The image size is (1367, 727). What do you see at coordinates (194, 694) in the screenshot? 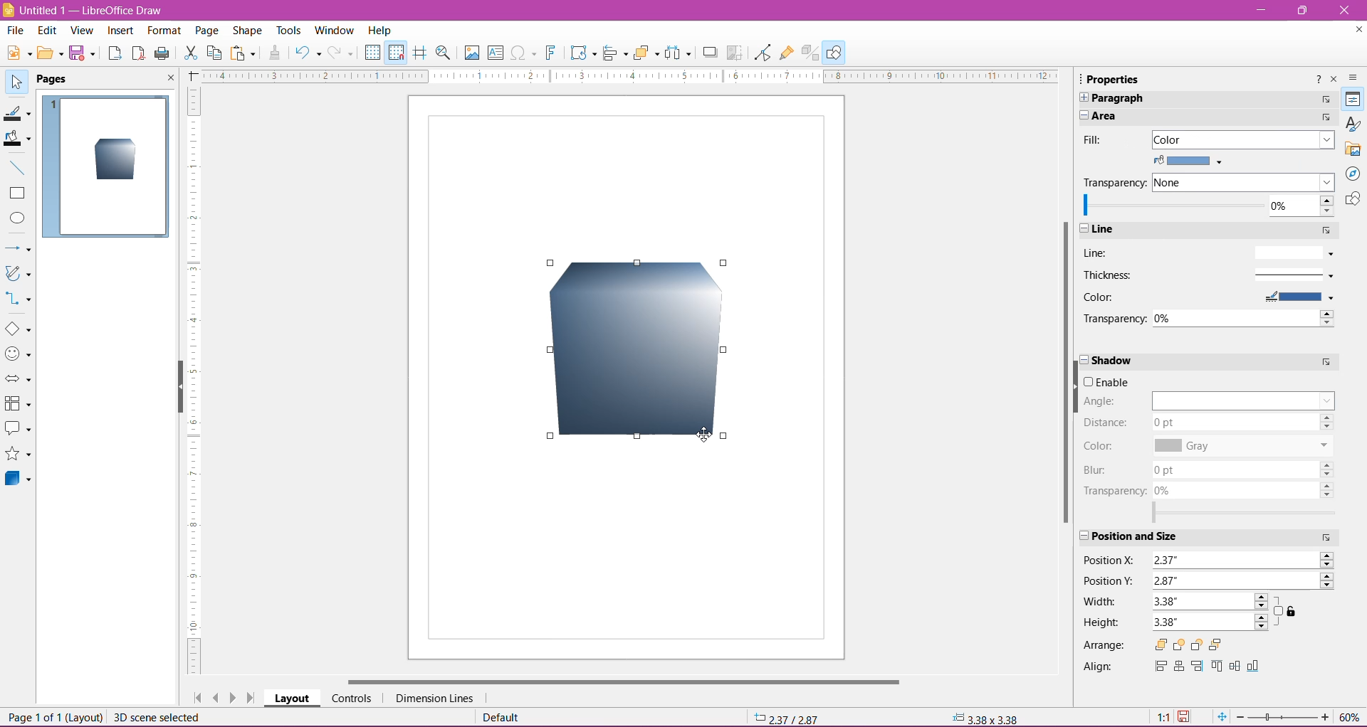
I see `Scroll to first page` at bounding box center [194, 694].